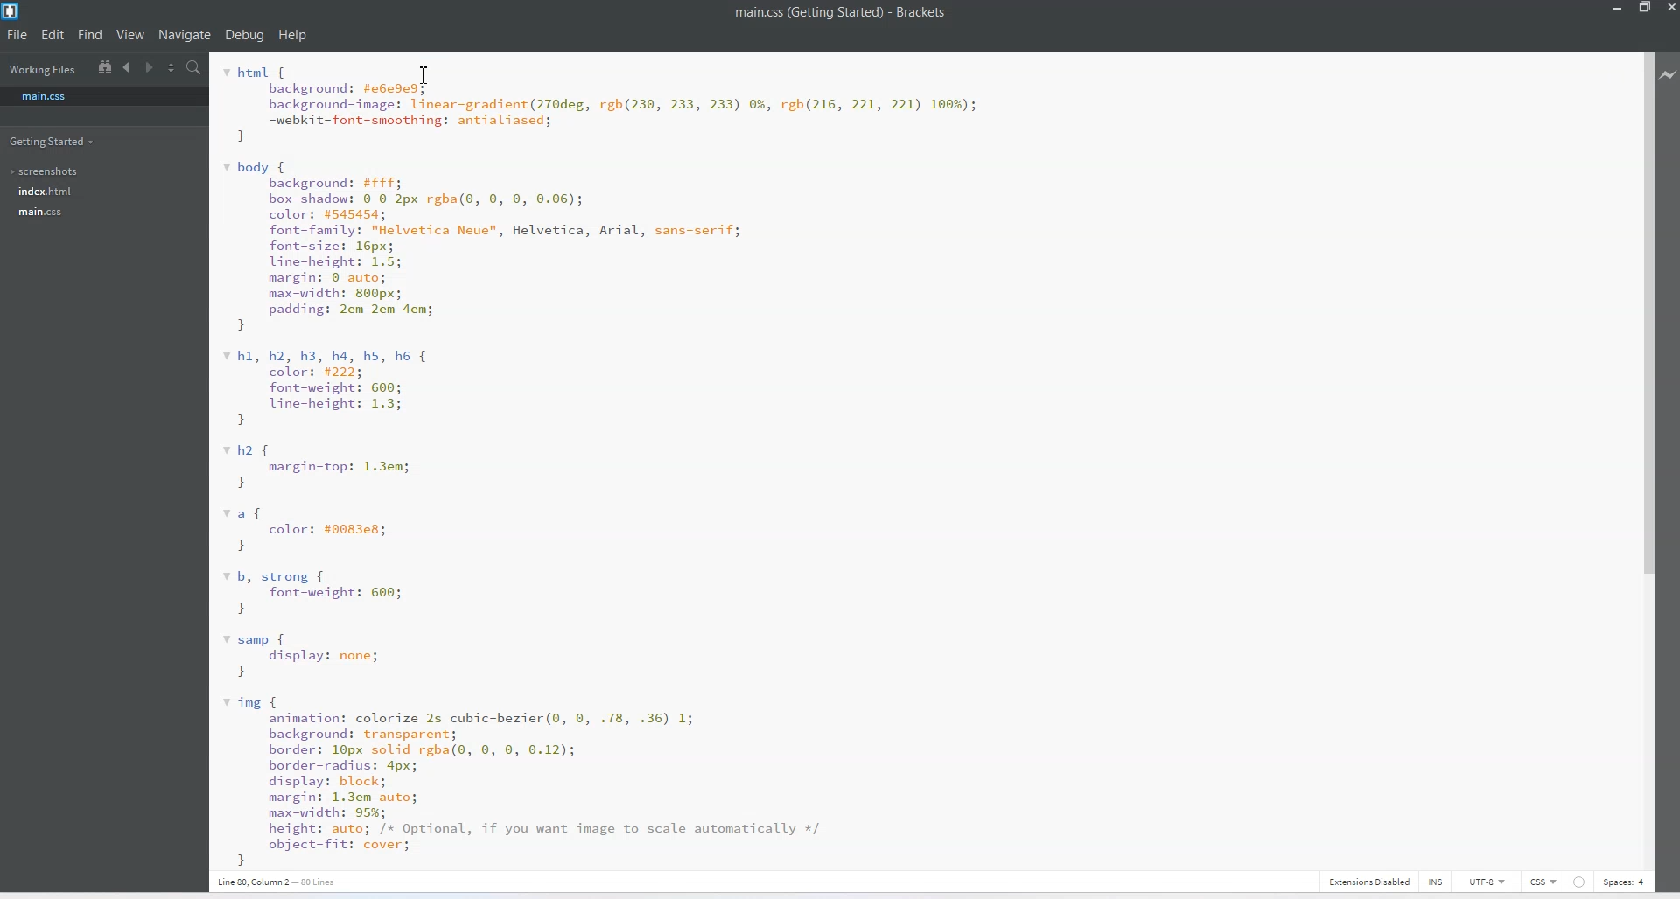 Image resolution: width=1680 pixels, height=899 pixels. What do you see at coordinates (130, 35) in the screenshot?
I see `View` at bounding box center [130, 35].